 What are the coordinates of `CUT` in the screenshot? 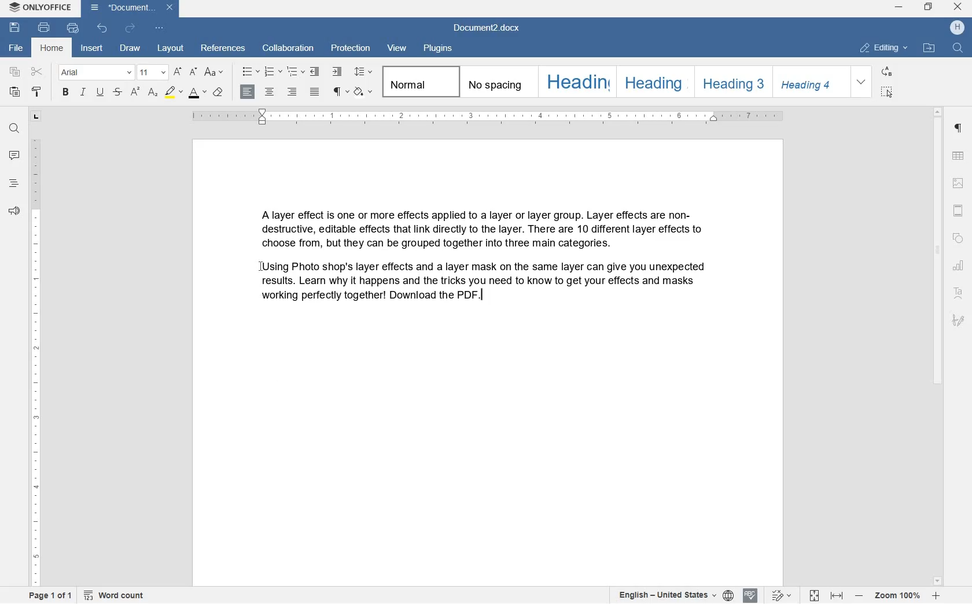 It's located at (38, 72).